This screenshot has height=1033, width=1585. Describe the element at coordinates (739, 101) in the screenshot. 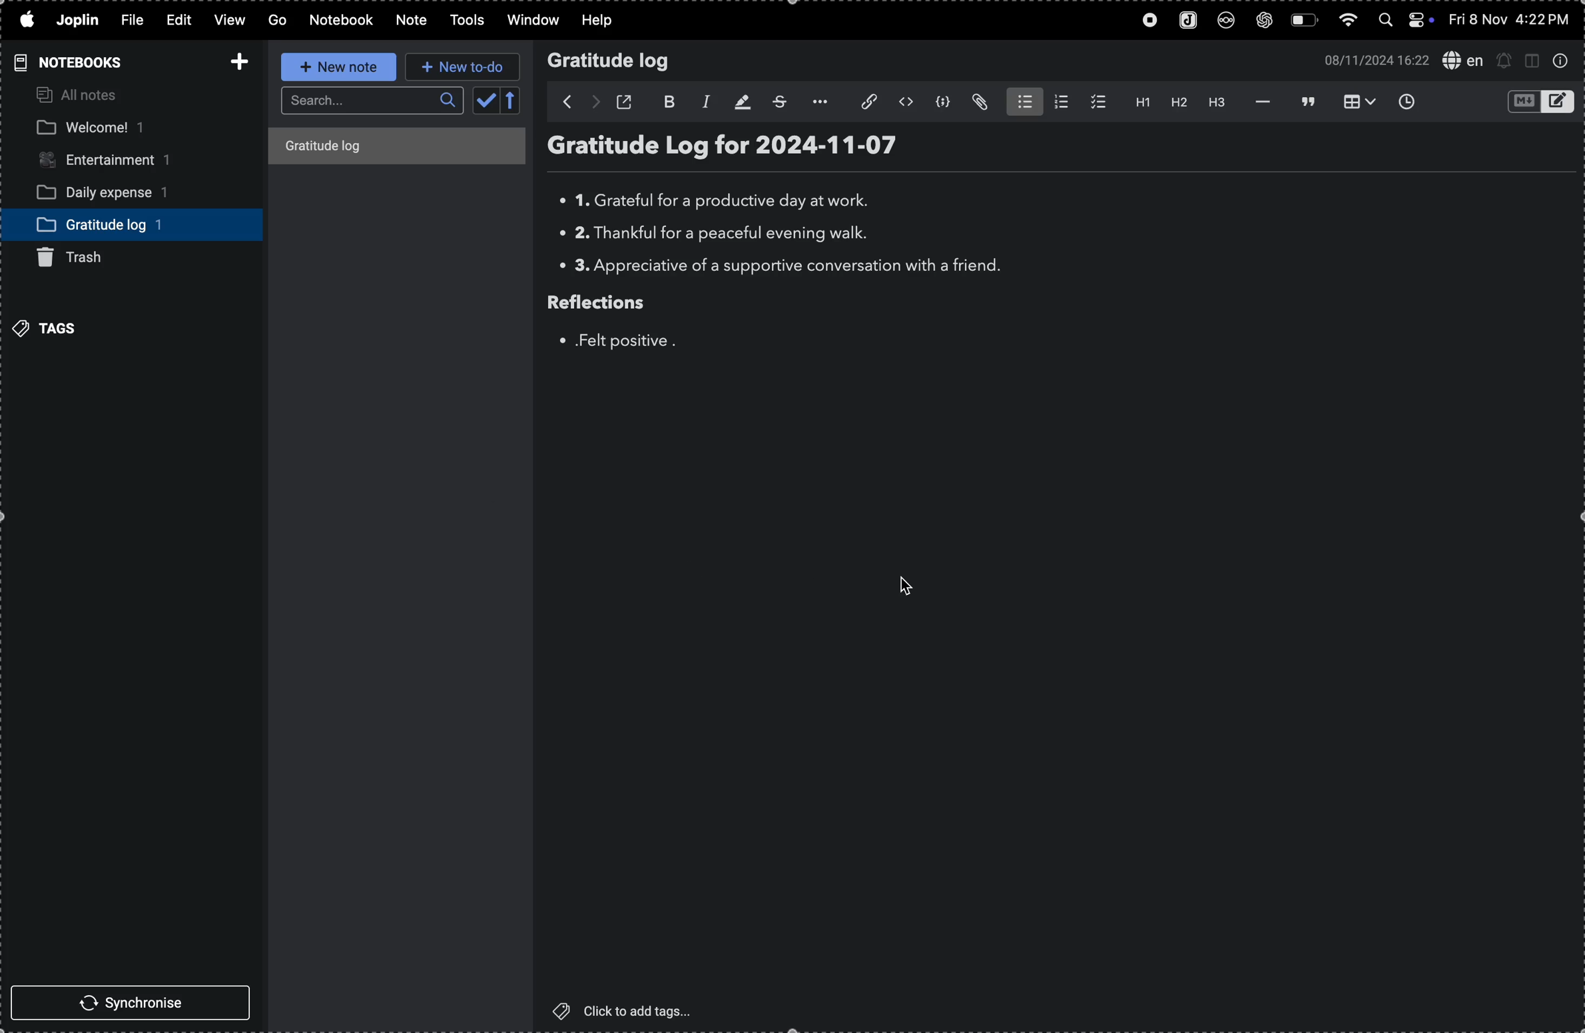

I see `highlight` at that location.